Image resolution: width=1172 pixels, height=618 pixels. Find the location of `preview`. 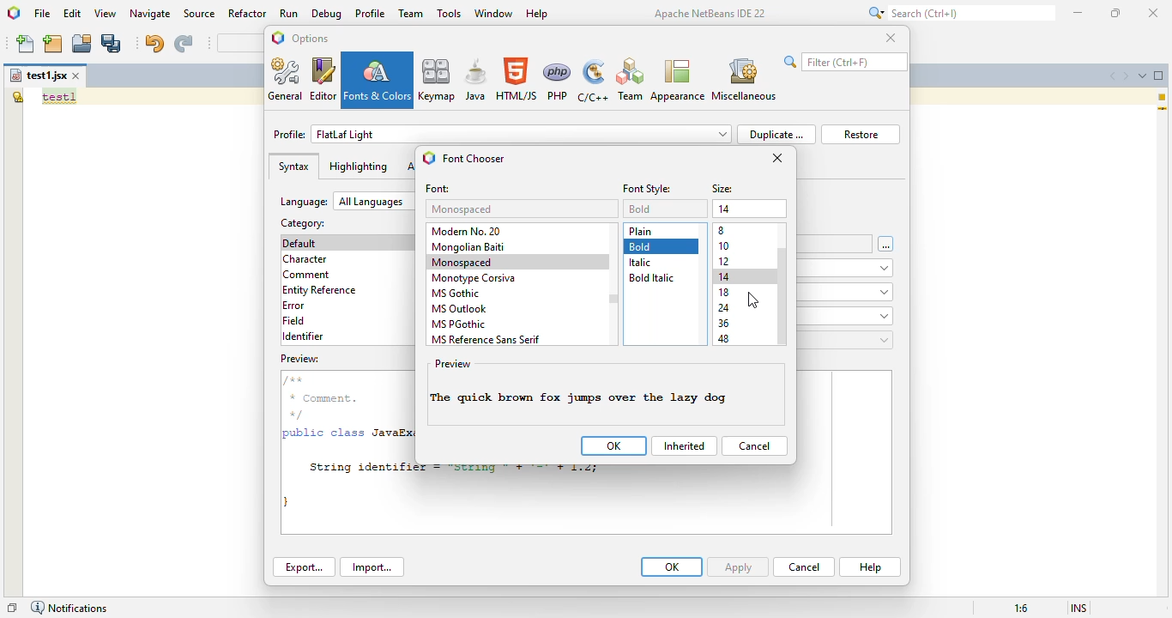

preview is located at coordinates (453, 364).